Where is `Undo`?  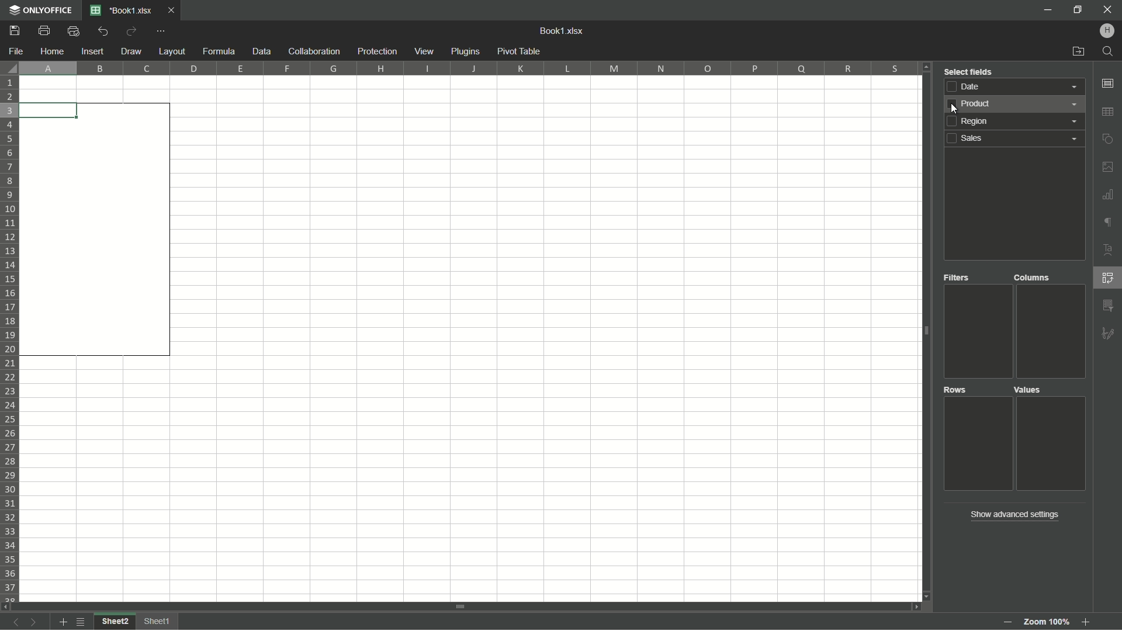
Undo is located at coordinates (104, 31).